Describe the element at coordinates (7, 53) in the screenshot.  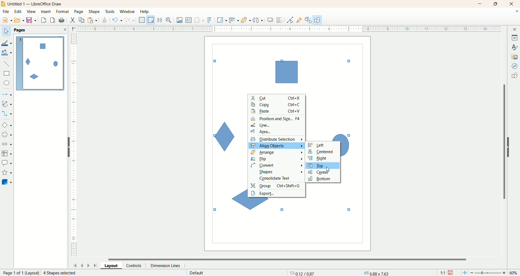
I see `fill color` at that location.